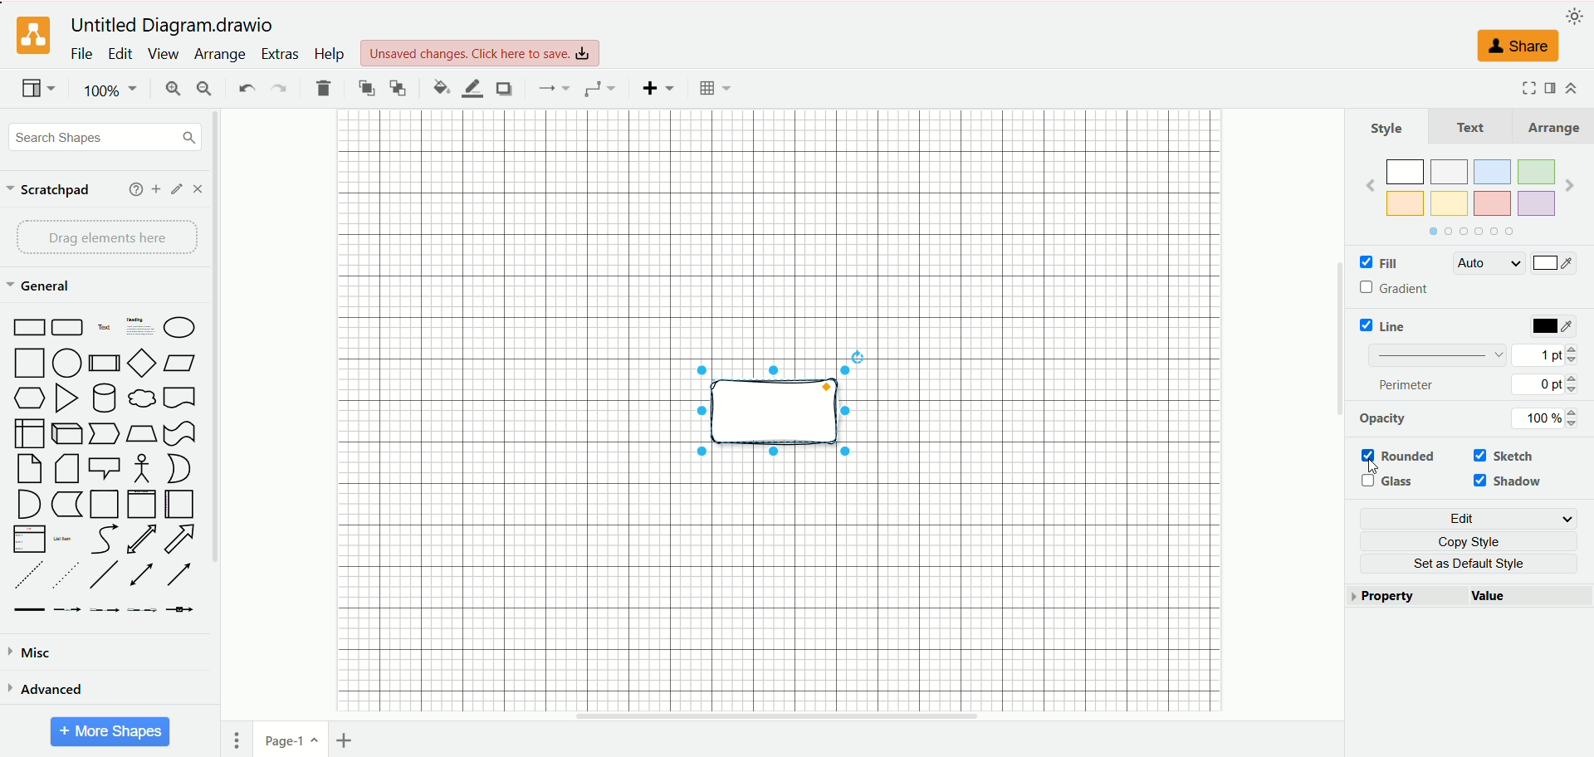 This screenshot has width=1594, height=757. I want to click on extras, so click(281, 54).